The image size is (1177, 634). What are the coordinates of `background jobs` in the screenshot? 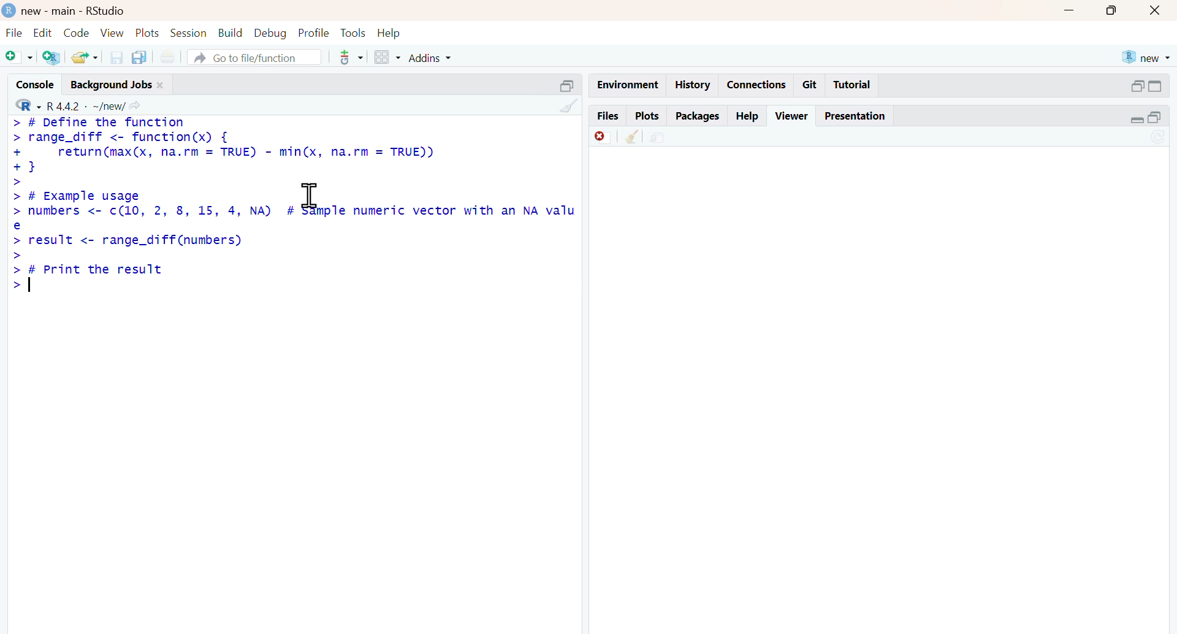 It's located at (112, 86).